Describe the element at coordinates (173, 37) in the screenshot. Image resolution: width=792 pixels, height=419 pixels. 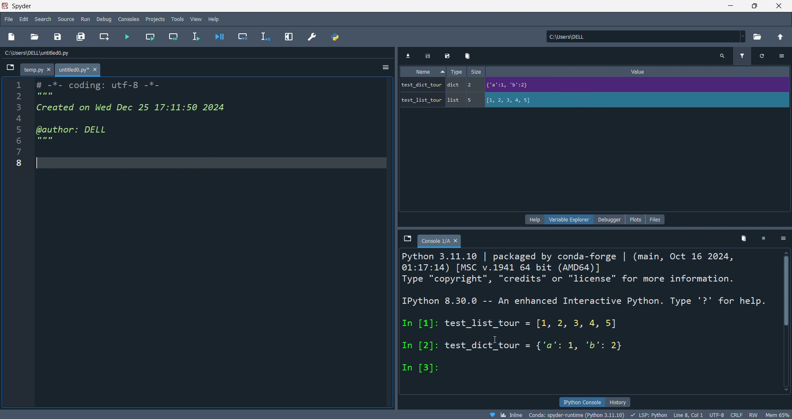
I see `run cell and move` at that location.